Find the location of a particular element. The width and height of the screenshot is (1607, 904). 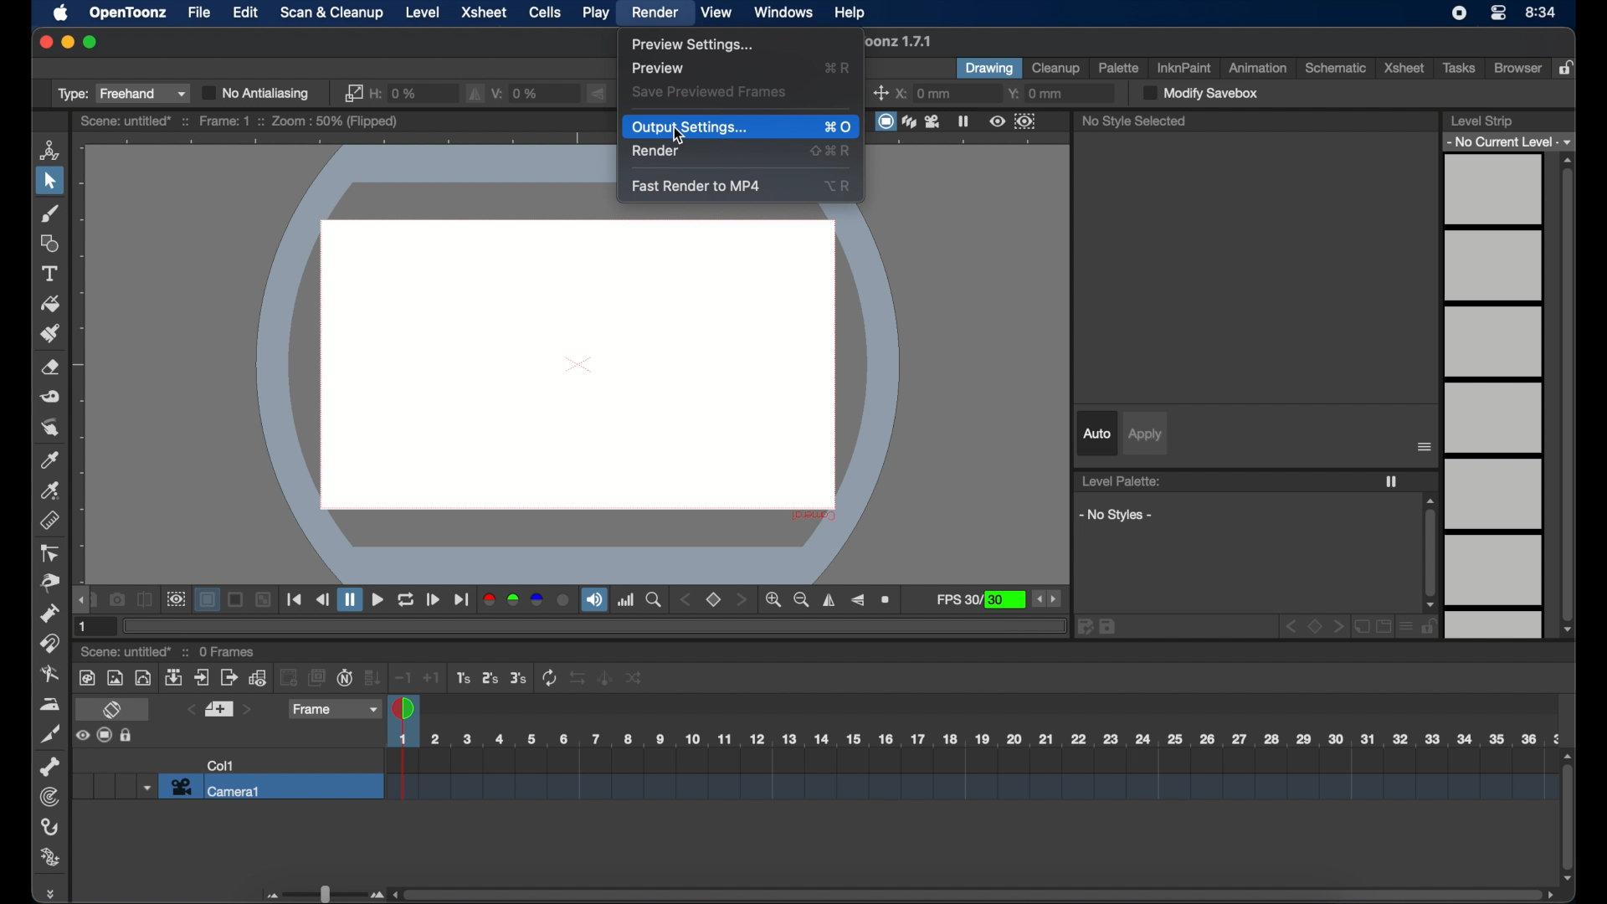

 is located at coordinates (128, 736).